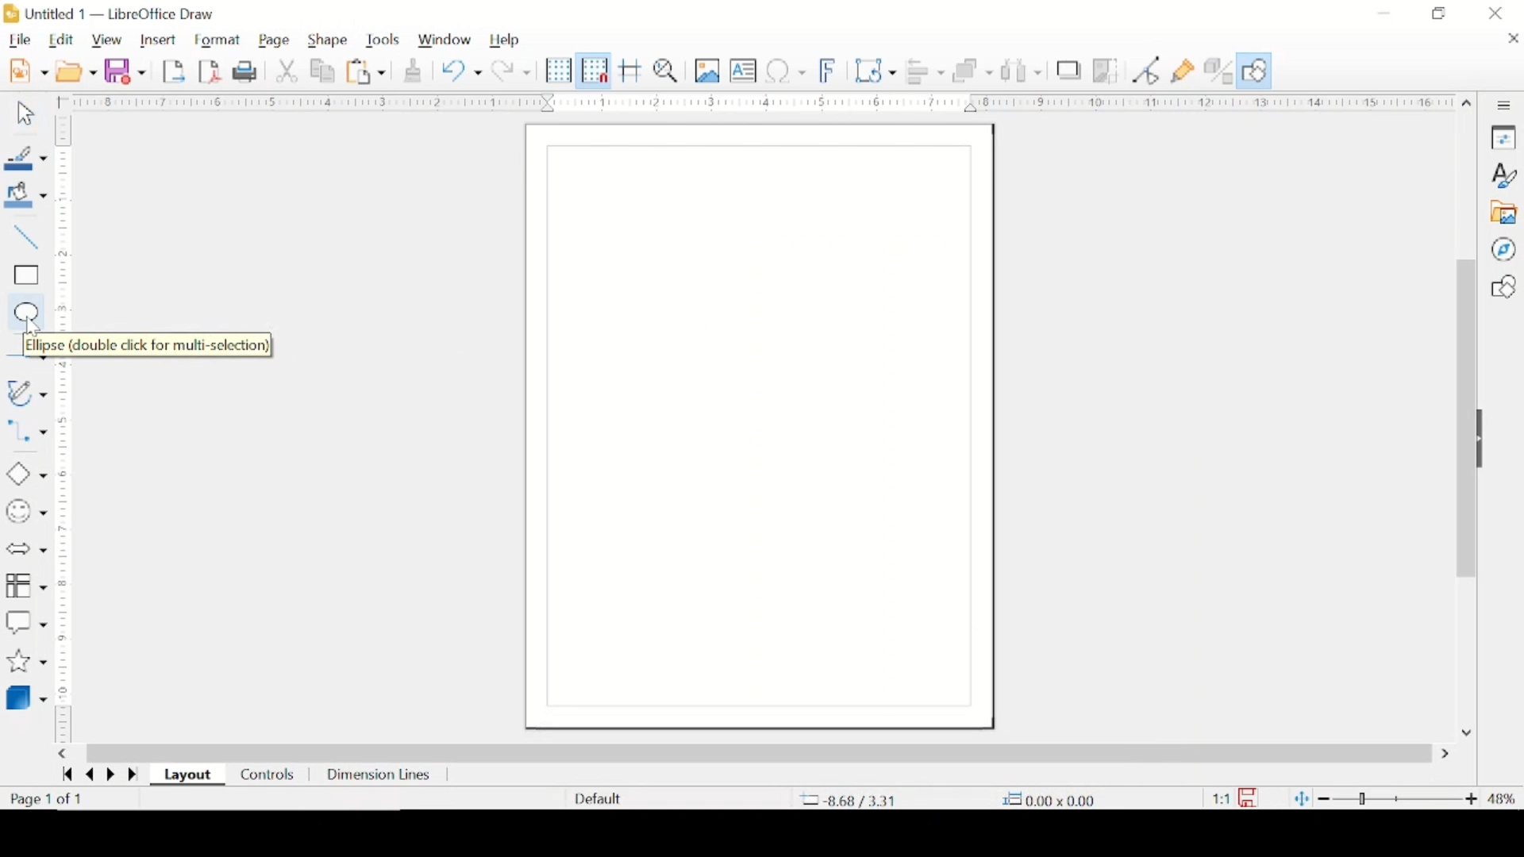 The width and height of the screenshot is (1524, 857). I want to click on insert, so click(161, 40).